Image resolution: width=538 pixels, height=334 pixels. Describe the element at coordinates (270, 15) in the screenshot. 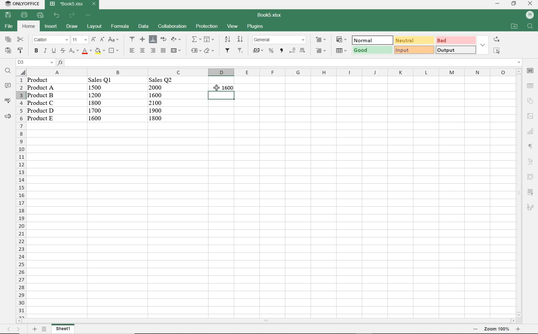

I see `document name` at that location.